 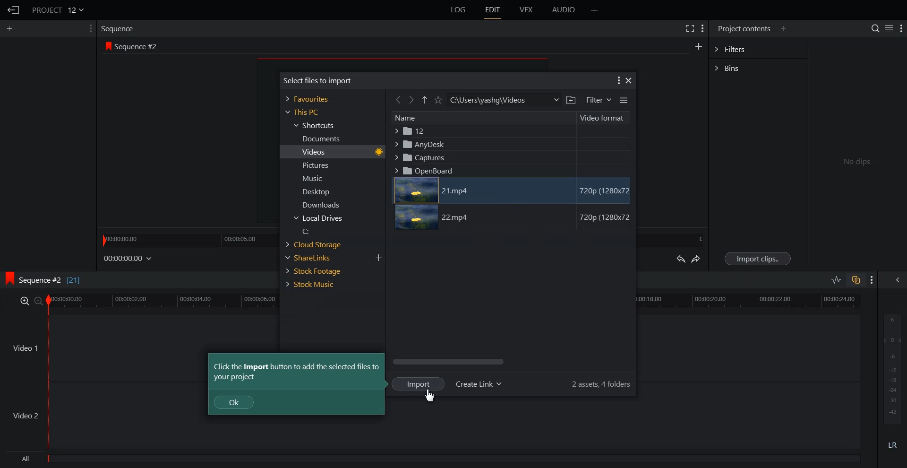 I want to click on Slider, so click(x=185, y=239).